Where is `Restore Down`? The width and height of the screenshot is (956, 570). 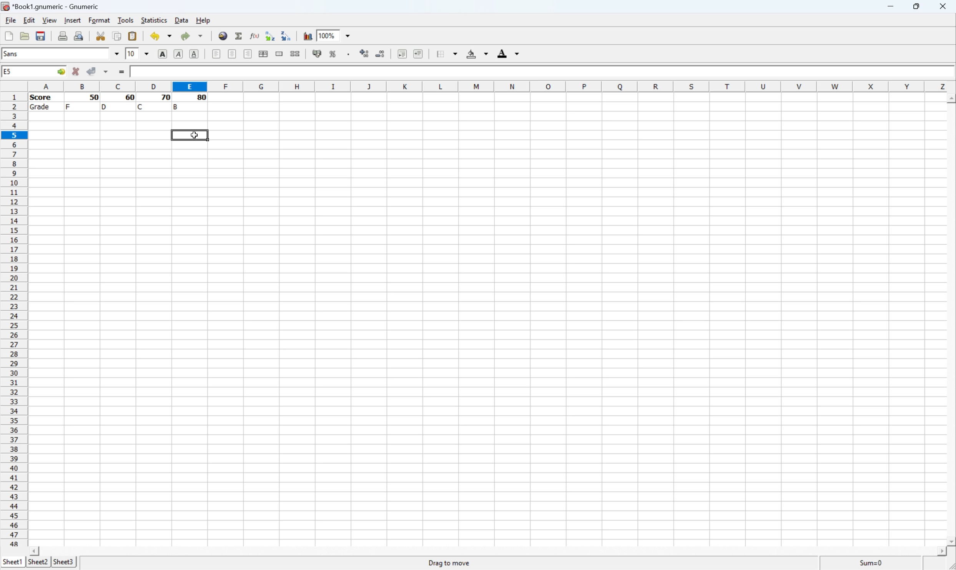
Restore Down is located at coordinates (917, 7).